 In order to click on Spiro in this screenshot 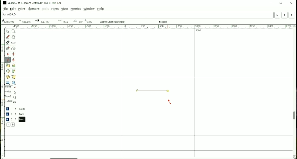, I will do `click(14, 48)`.